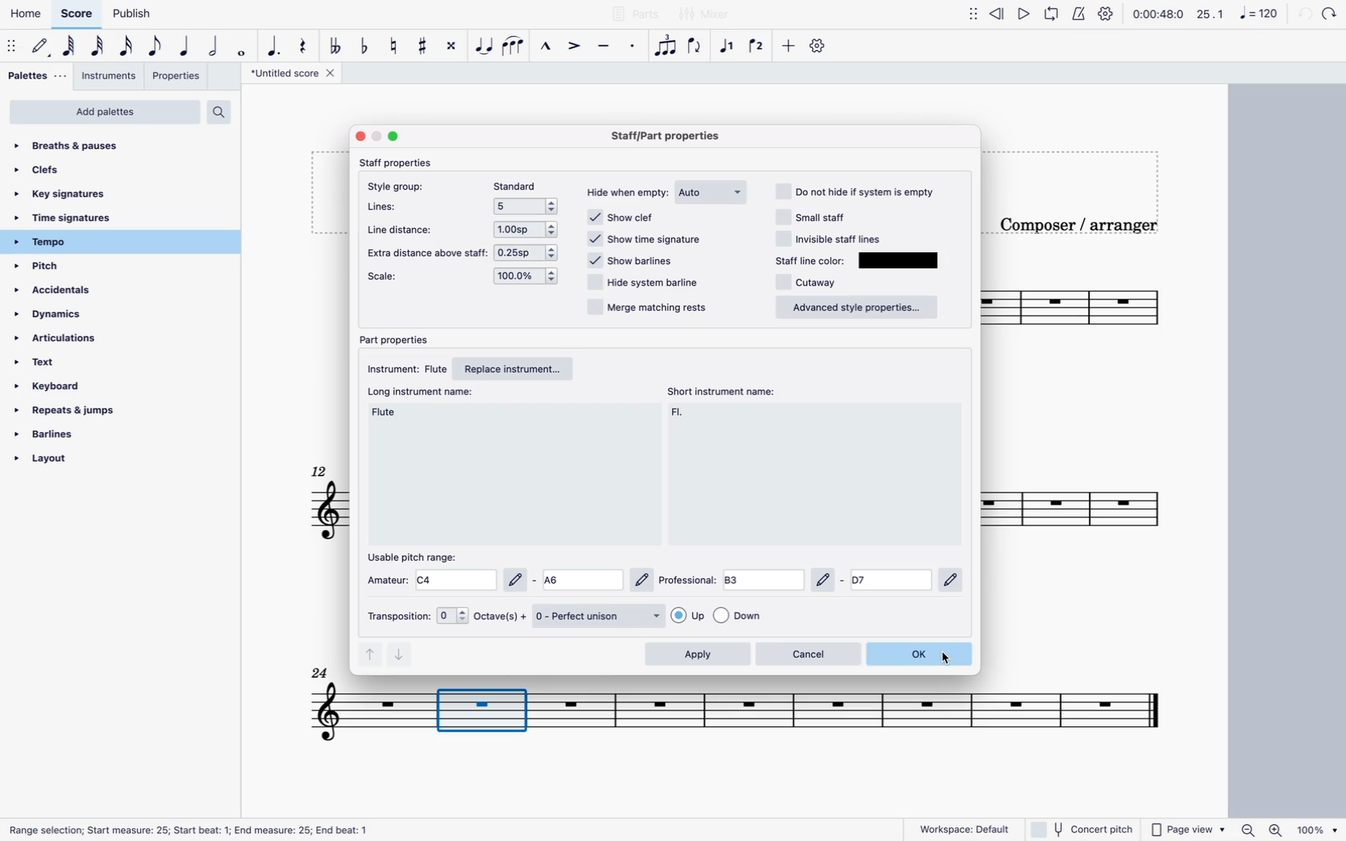 The height and width of the screenshot is (841, 1346). Describe the element at coordinates (855, 191) in the screenshot. I see `do not hide` at that location.